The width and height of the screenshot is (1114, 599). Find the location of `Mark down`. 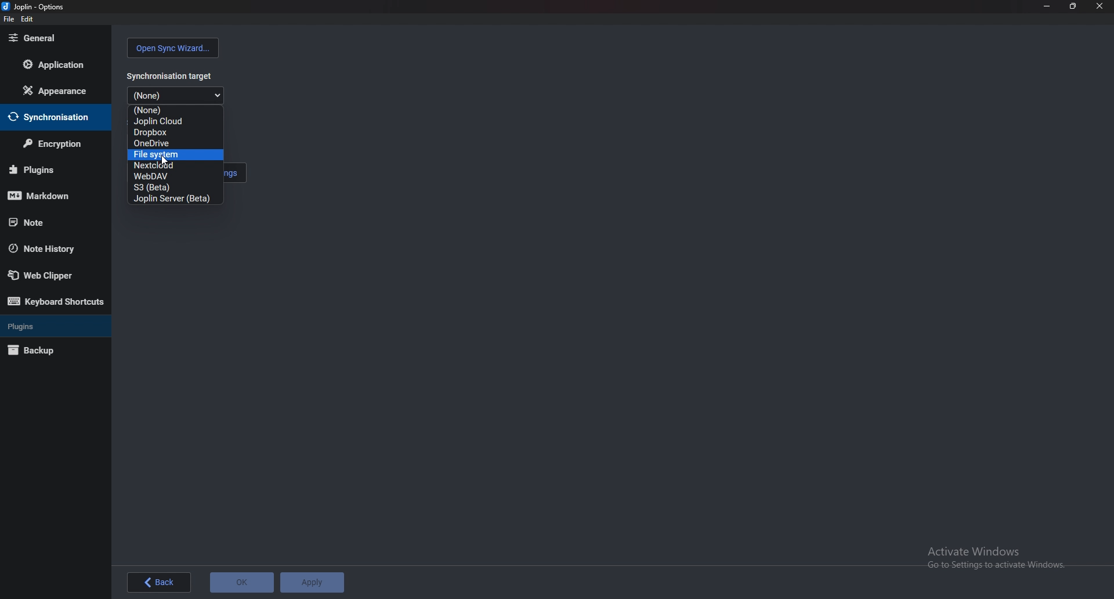

Mark down is located at coordinates (52, 194).